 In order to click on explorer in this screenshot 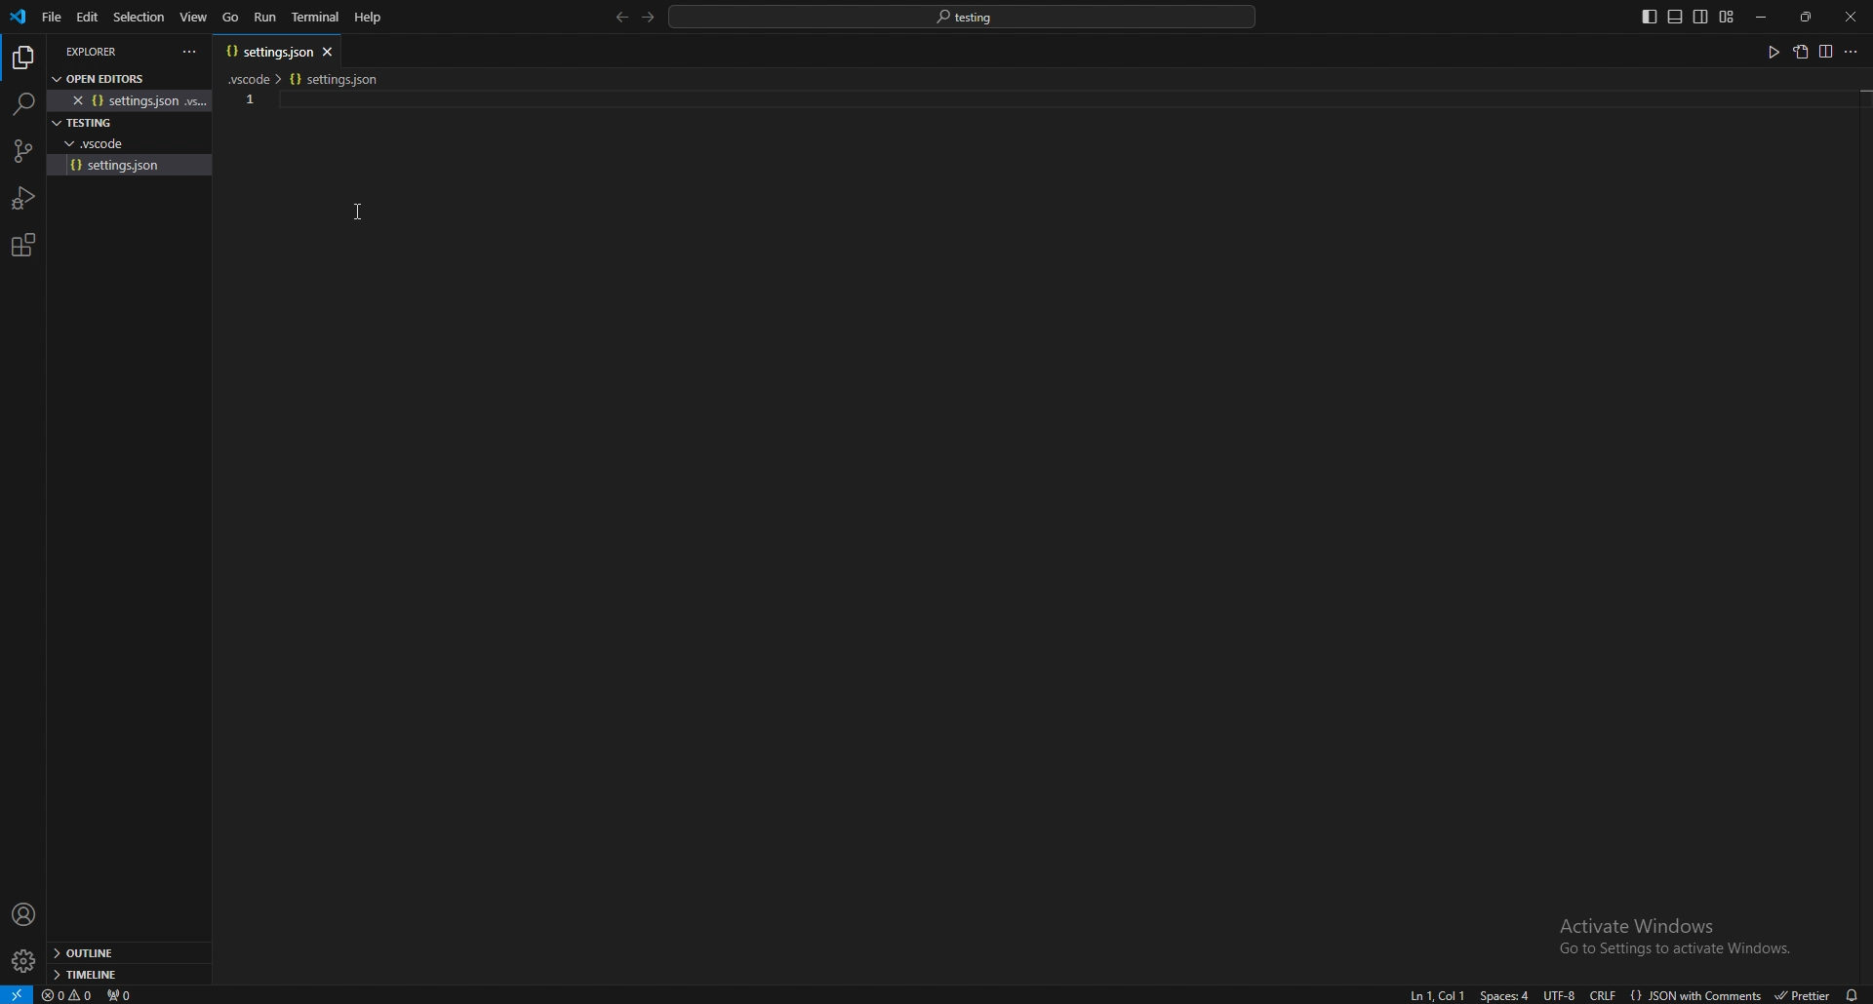, I will do `click(103, 51)`.